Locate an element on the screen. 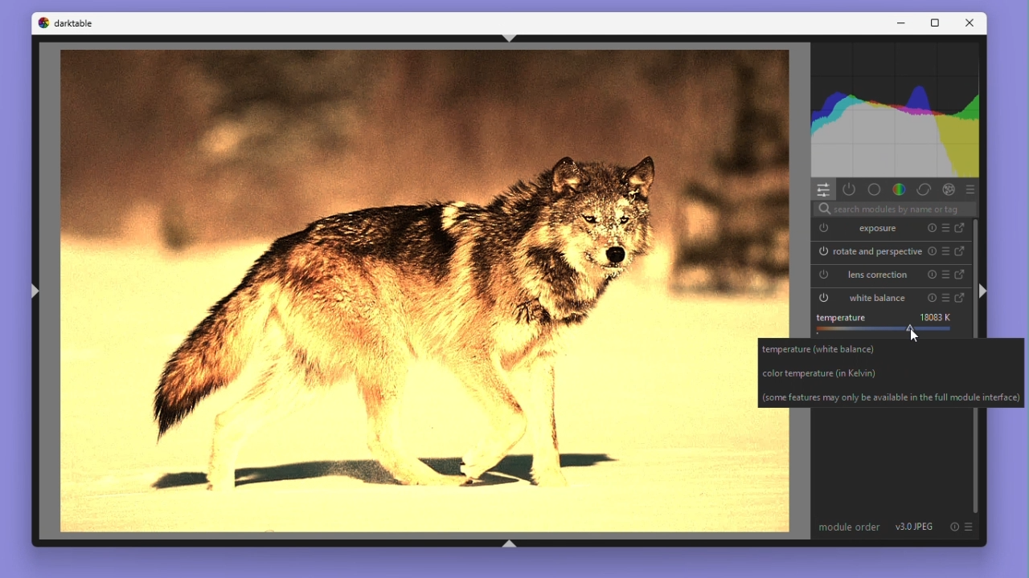  Minimise is located at coordinates (903, 22).